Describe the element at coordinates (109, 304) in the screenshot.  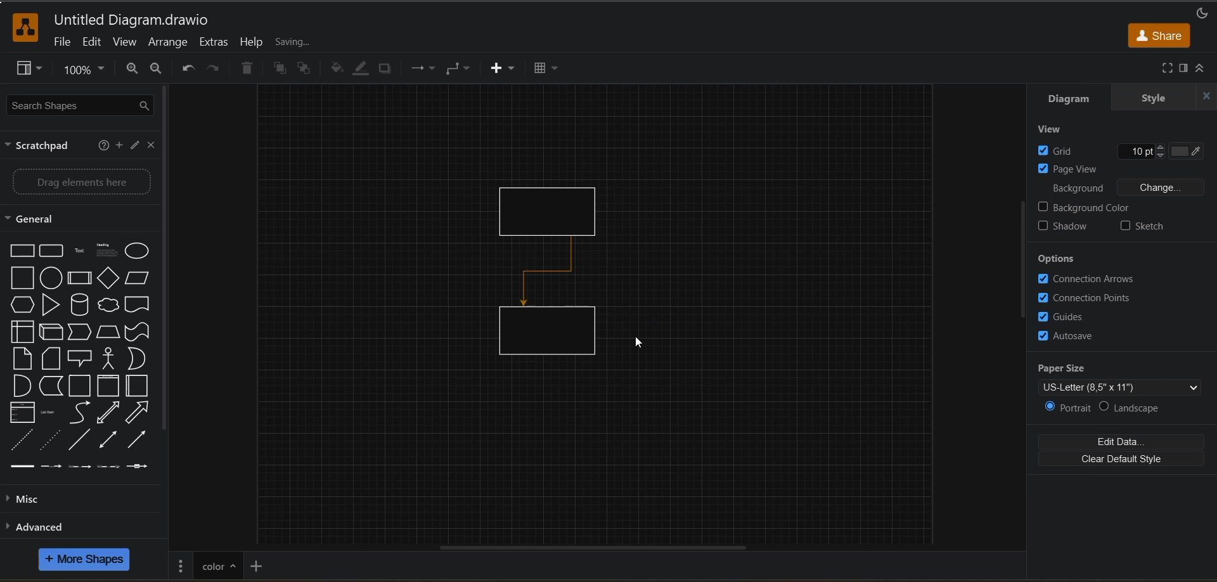
I see `Cloud` at that location.